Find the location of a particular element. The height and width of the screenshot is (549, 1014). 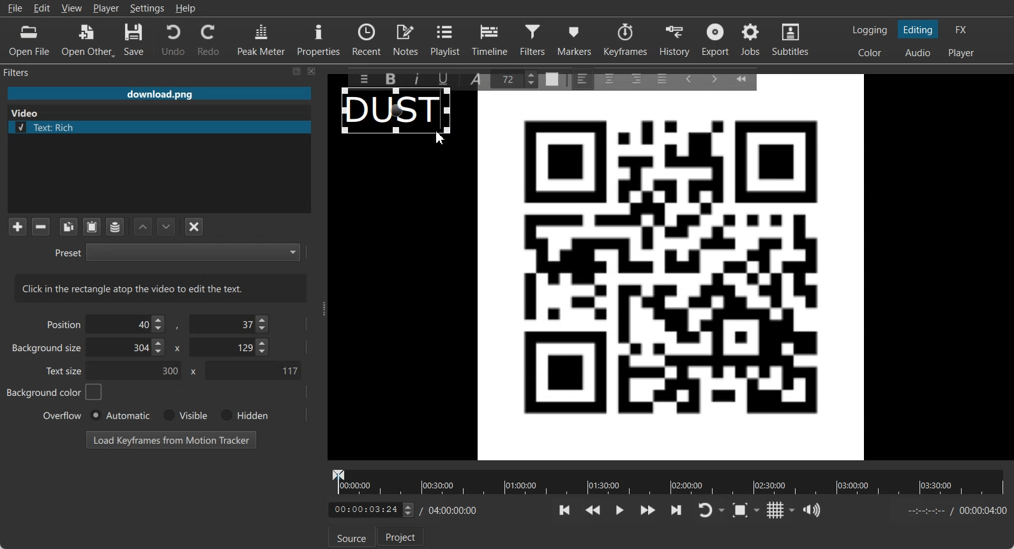

Markers is located at coordinates (575, 39).